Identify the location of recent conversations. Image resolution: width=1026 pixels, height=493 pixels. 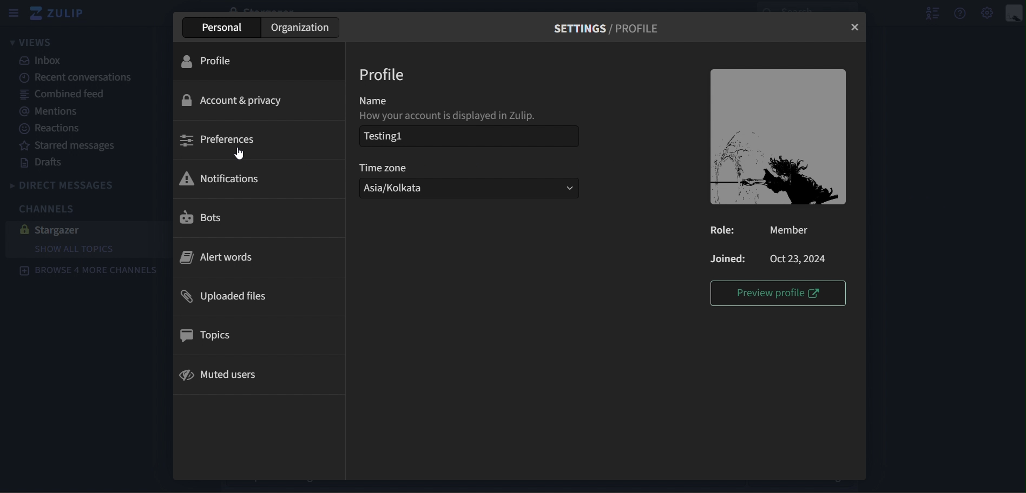
(78, 78).